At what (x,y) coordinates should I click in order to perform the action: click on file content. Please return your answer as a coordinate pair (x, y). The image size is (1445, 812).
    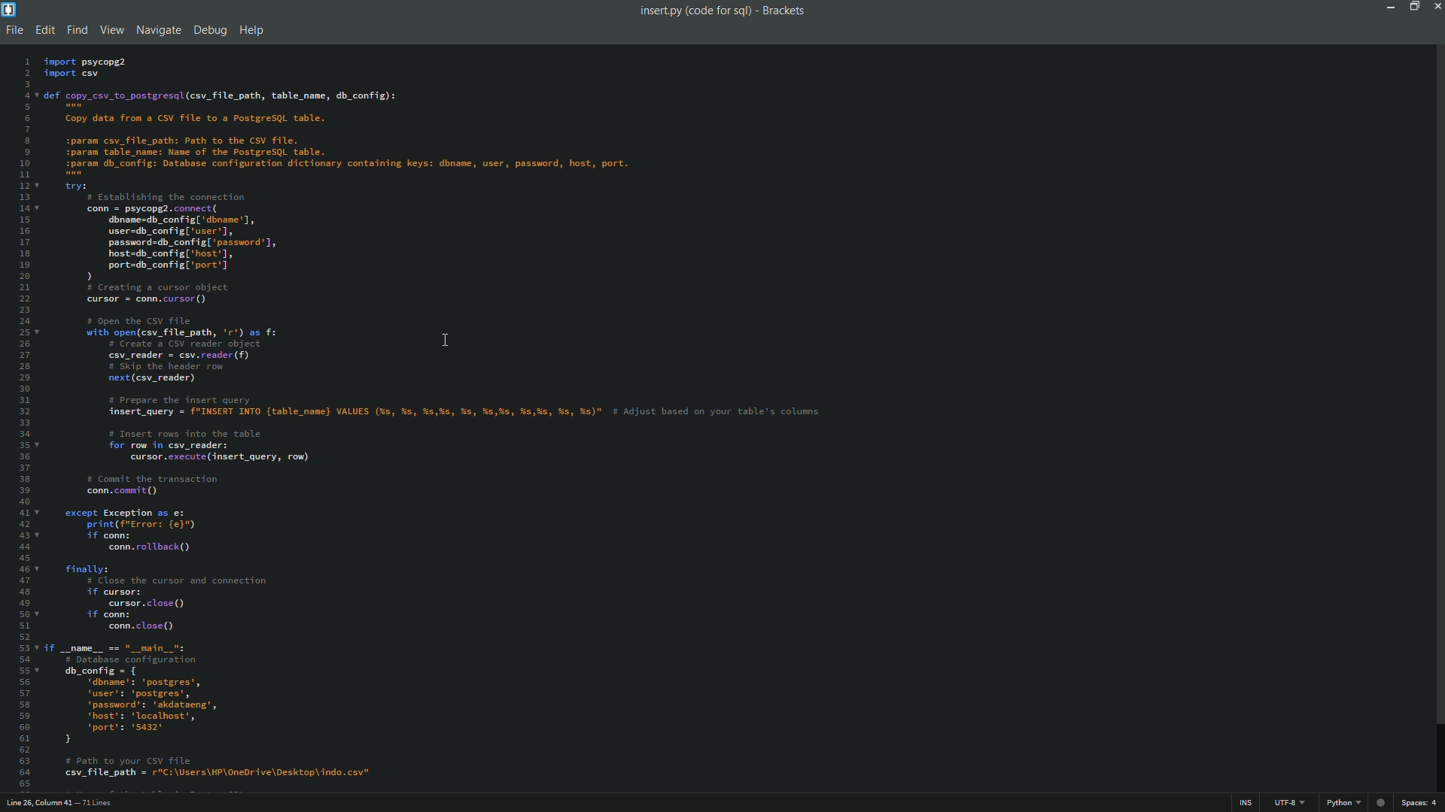
    Looking at the image, I should click on (431, 423).